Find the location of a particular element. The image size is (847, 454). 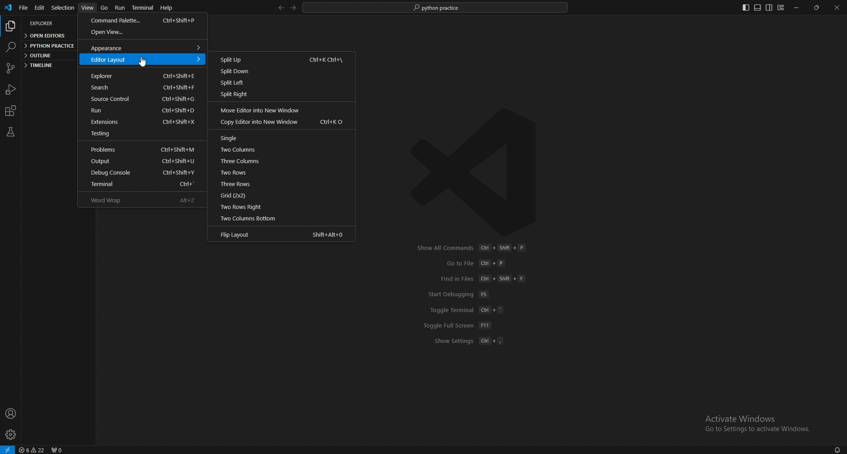

vscode is located at coordinates (10, 8).